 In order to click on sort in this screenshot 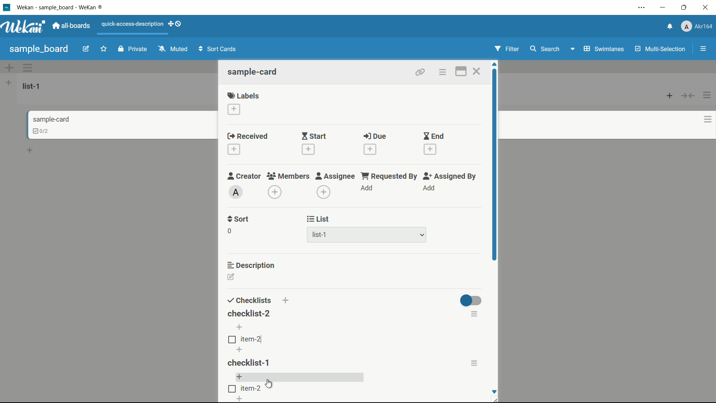, I will do `click(239, 219)`.